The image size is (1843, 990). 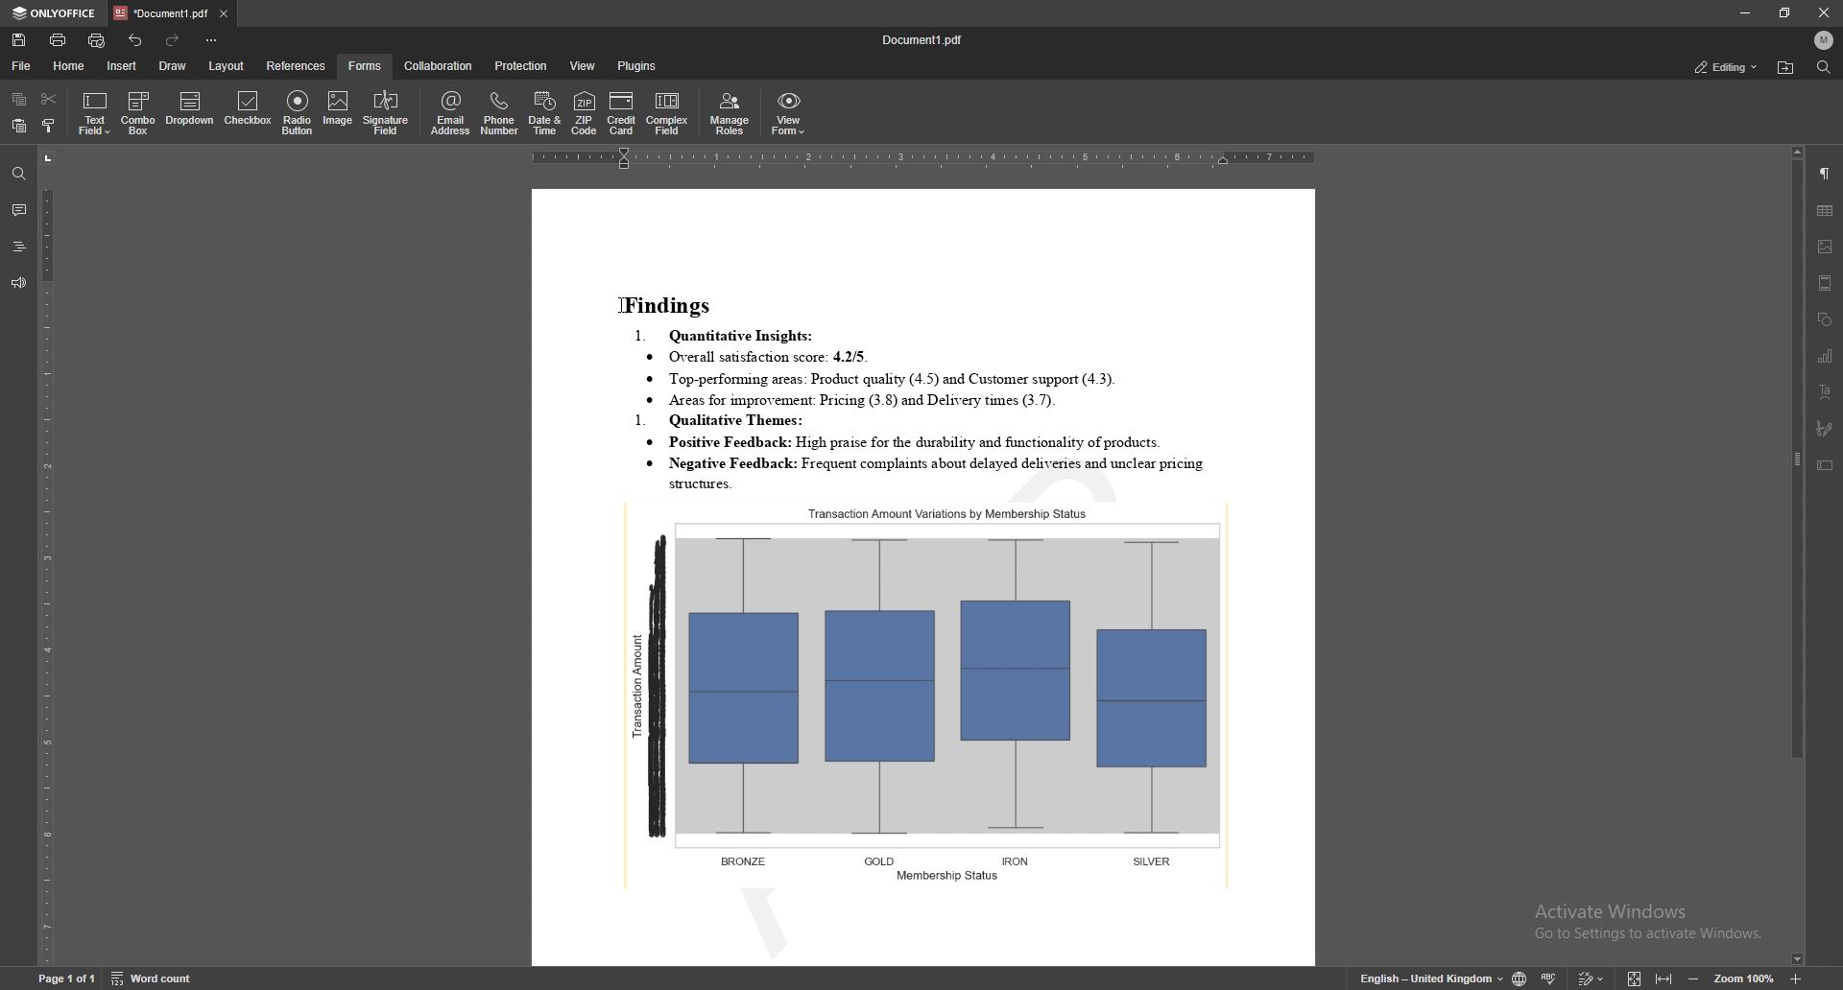 What do you see at coordinates (1794, 555) in the screenshot?
I see `scroll bar` at bounding box center [1794, 555].